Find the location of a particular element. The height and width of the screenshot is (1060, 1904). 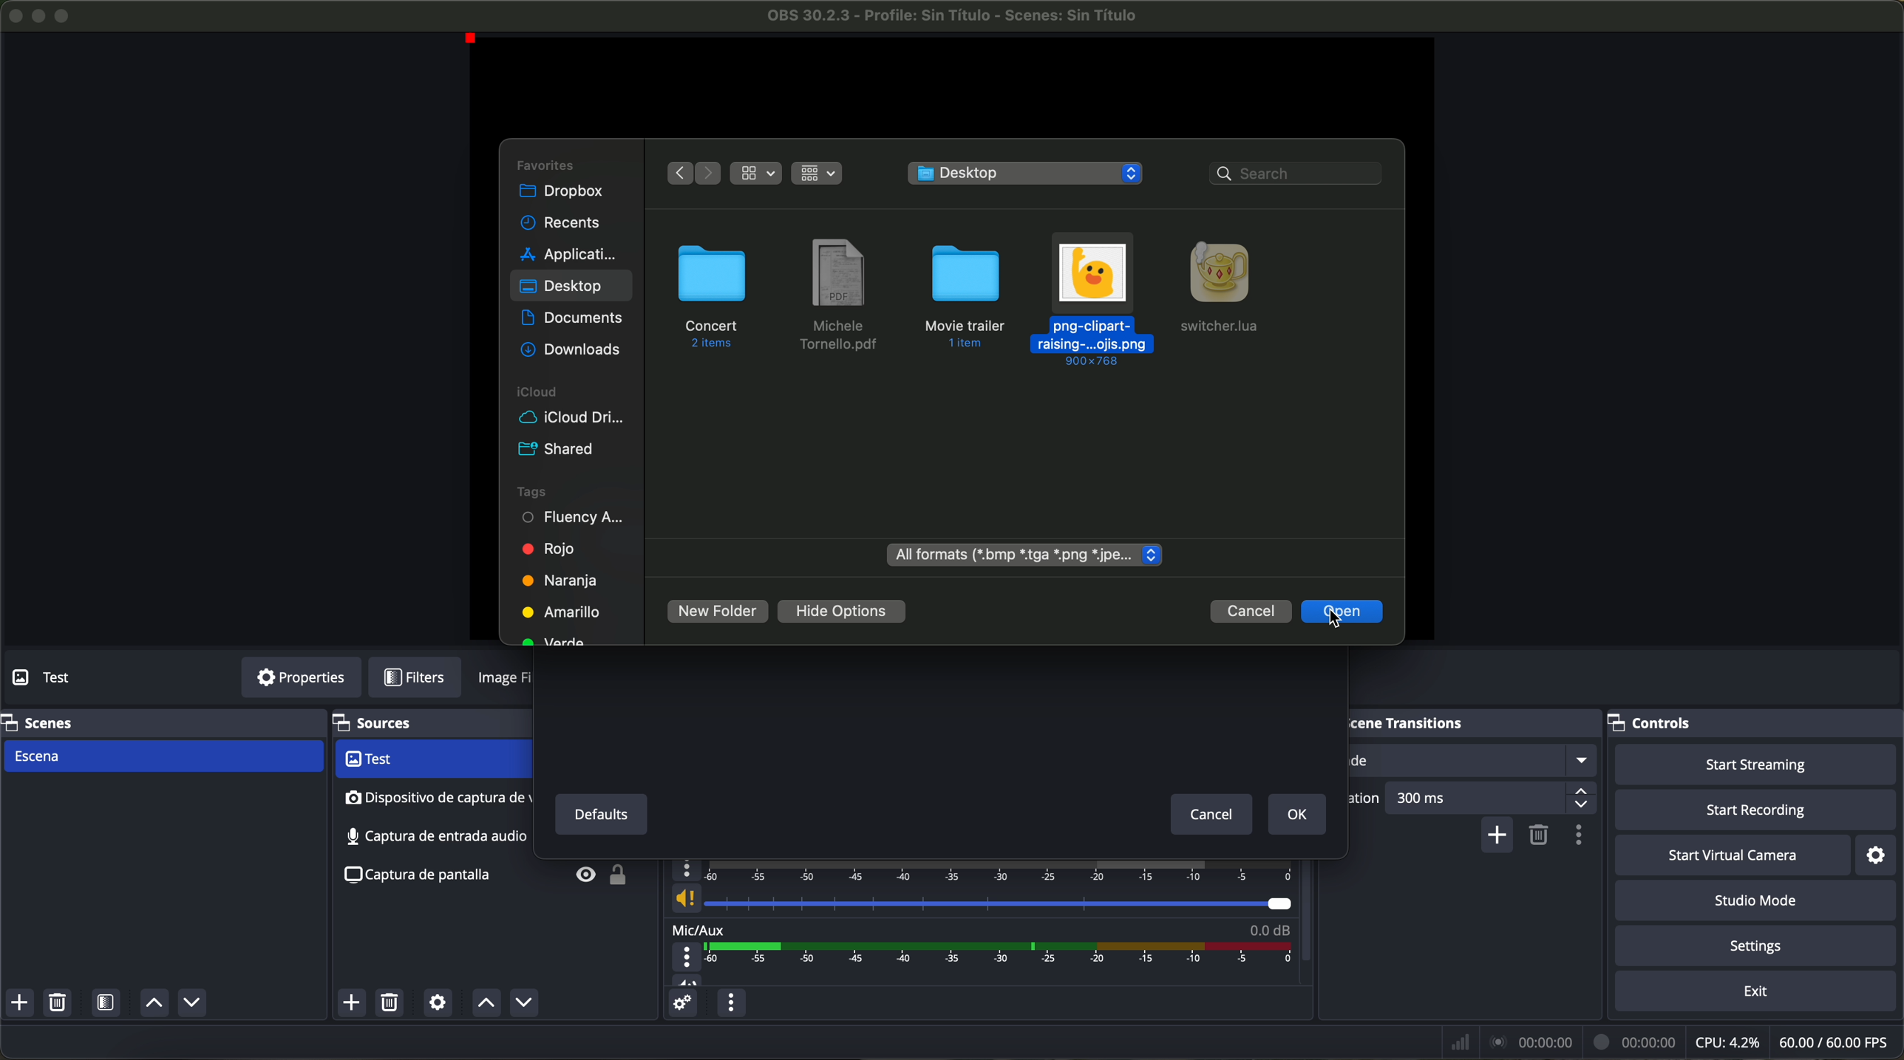

click on image file is located at coordinates (1092, 305).